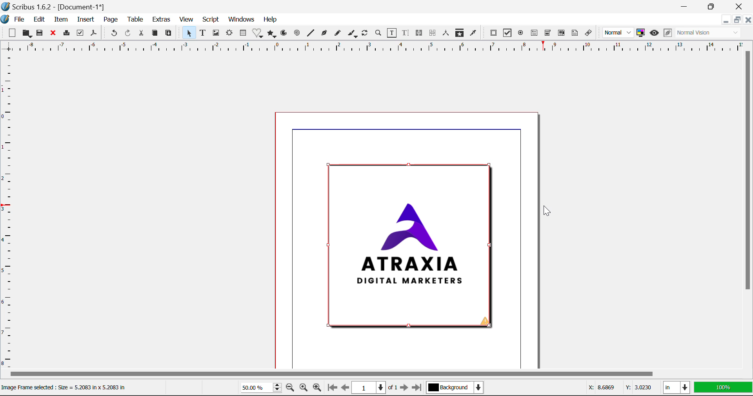 The height and width of the screenshot is (396, 753). I want to click on Normal Vision, so click(708, 33).